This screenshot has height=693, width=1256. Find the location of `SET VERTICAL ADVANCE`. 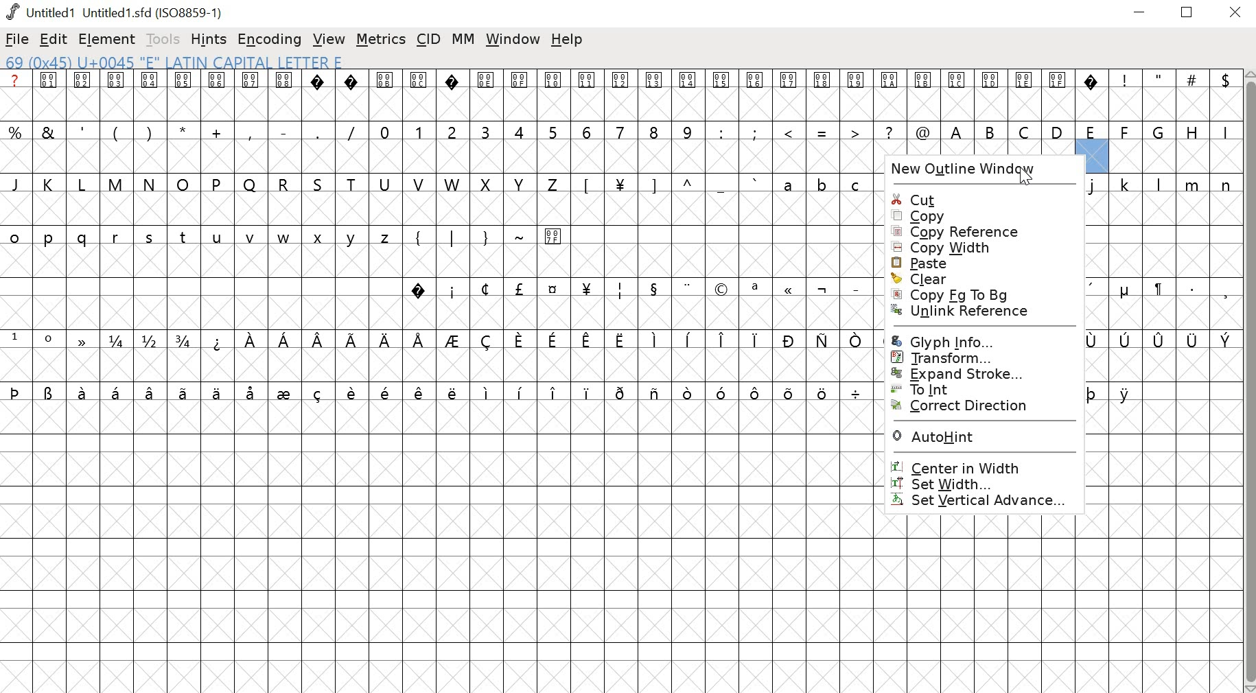

SET VERTICAL ADVANCE is located at coordinates (981, 500).